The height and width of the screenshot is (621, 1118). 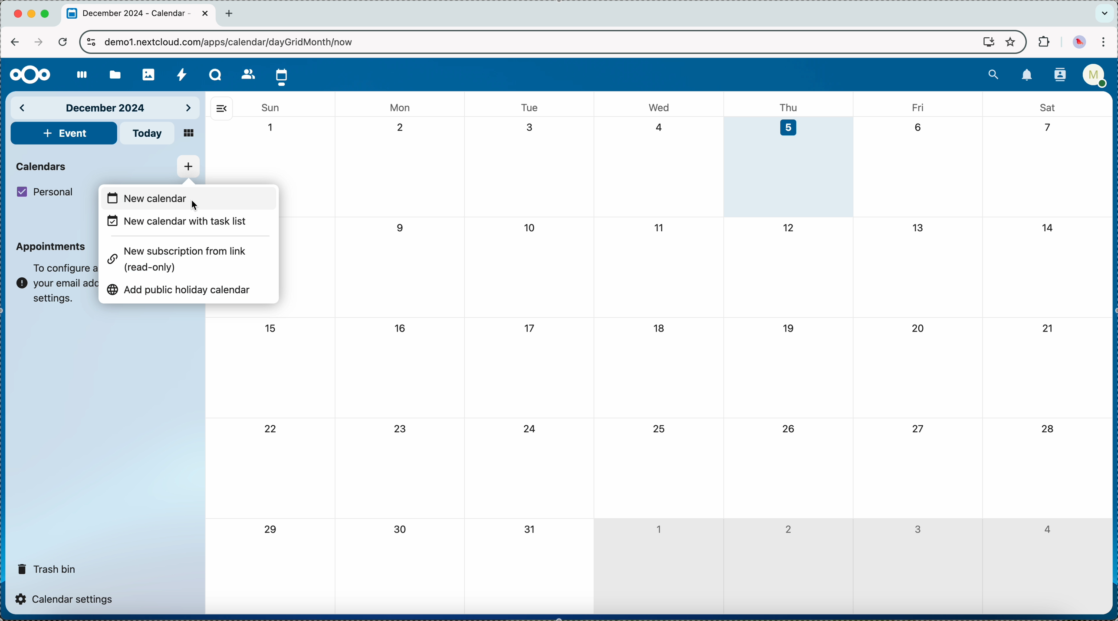 I want to click on photos, so click(x=148, y=72).